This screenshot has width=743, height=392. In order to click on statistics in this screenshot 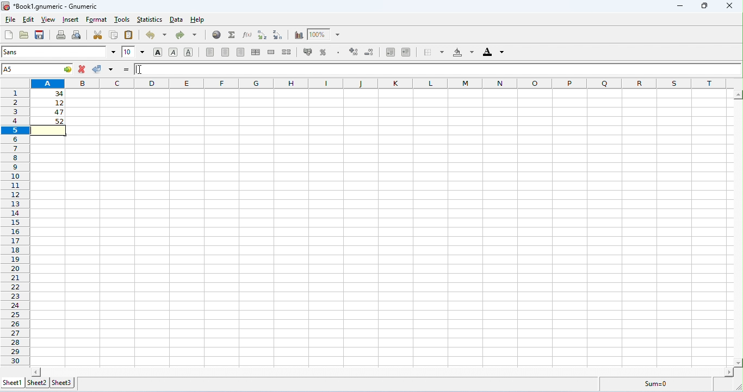, I will do `click(149, 20)`.